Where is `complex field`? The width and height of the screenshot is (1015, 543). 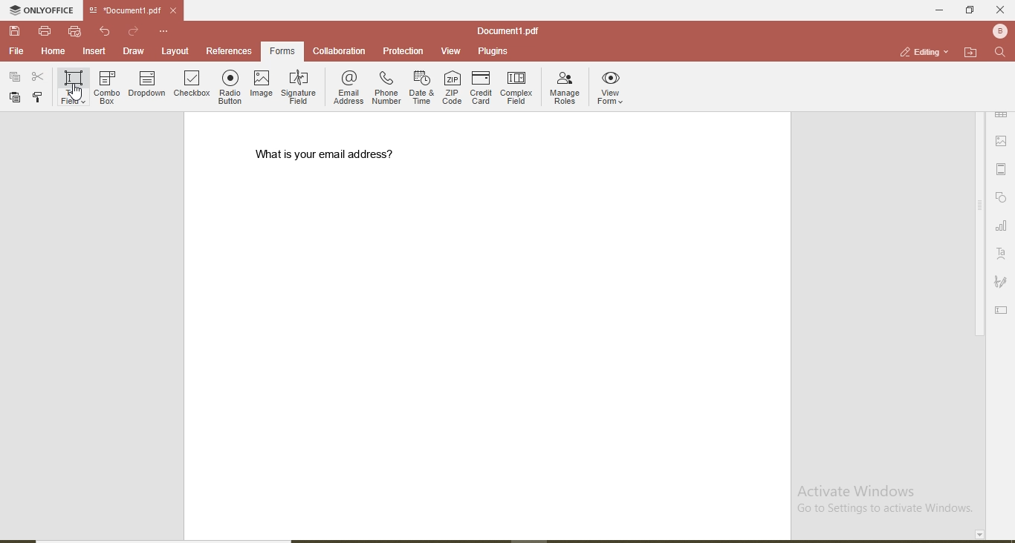 complex field is located at coordinates (518, 88).